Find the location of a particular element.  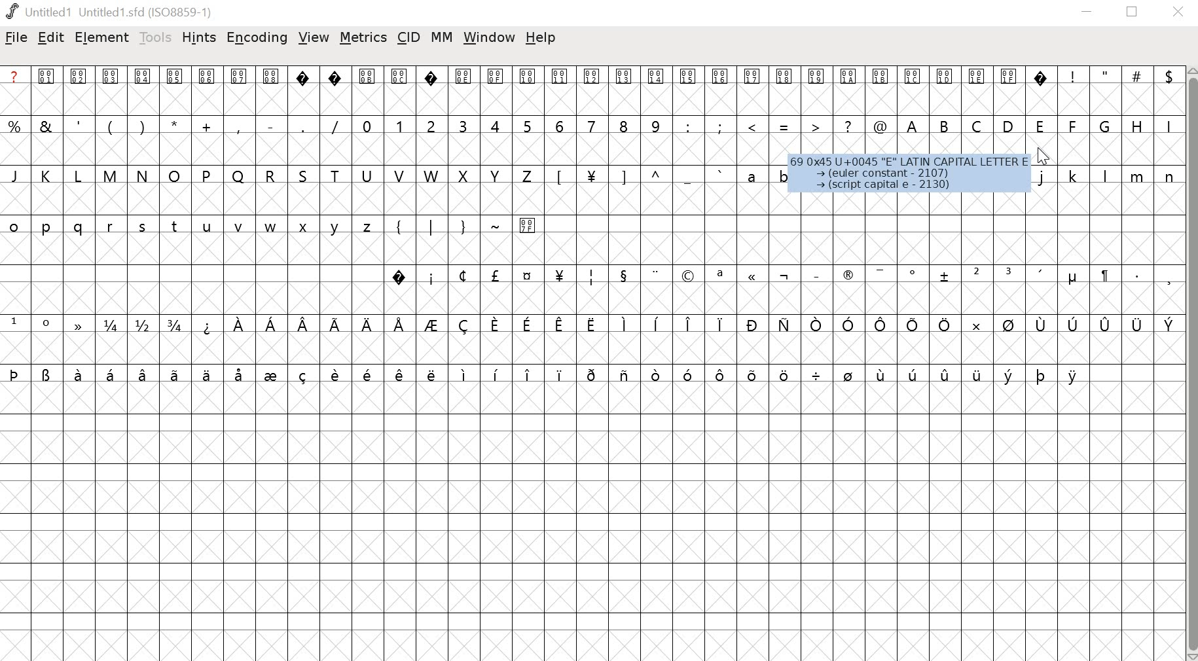

numbers is located at coordinates (513, 124).